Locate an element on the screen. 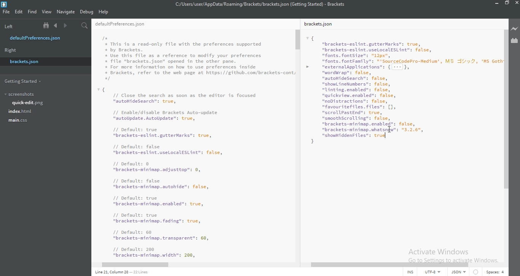 Image resolution: width=520 pixels, height=276 pixels. Edit is located at coordinates (19, 11).